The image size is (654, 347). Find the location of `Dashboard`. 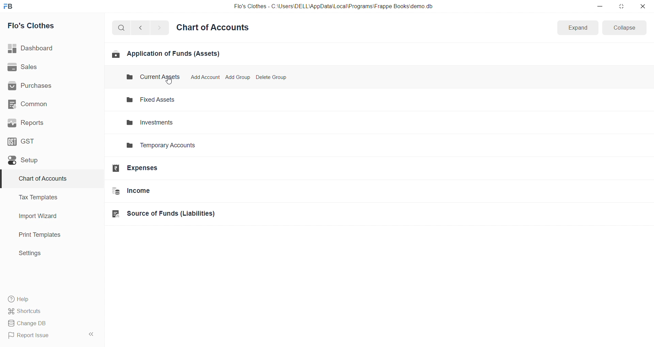

Dashboard is located at coordinates (50, 48).